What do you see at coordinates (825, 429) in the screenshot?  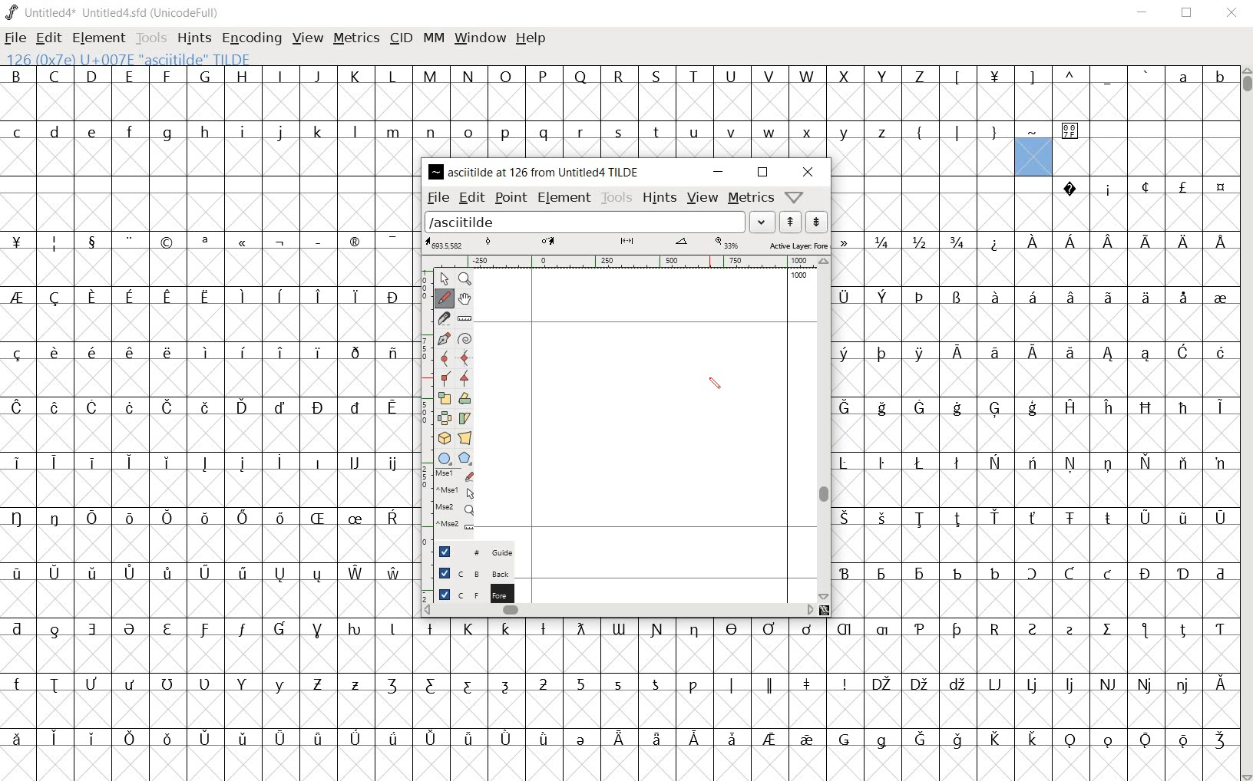 I see `scrollbar` at bounding box center [825, 429].